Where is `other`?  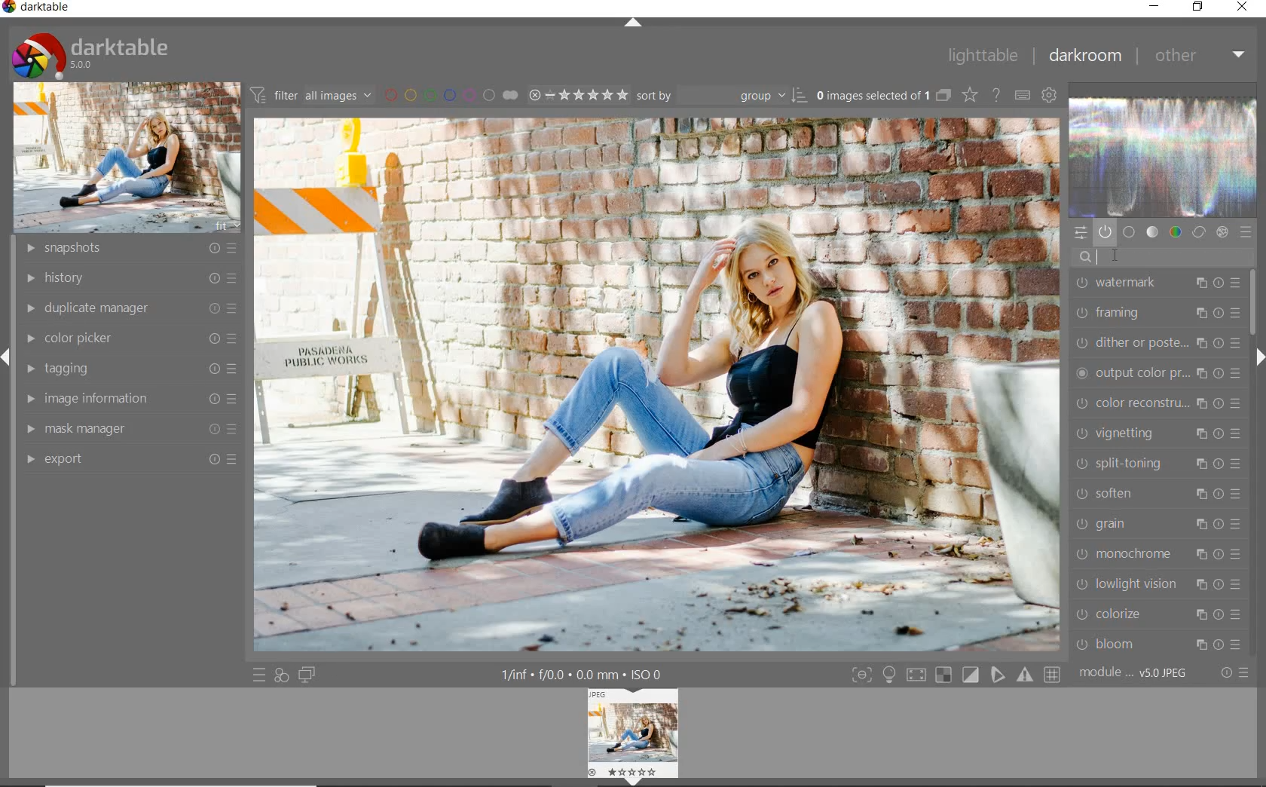
other is located at coordinates (1199, 57).